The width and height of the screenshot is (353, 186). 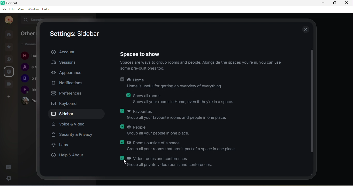 I want to click on profile photo, so click(x=8, y=20).